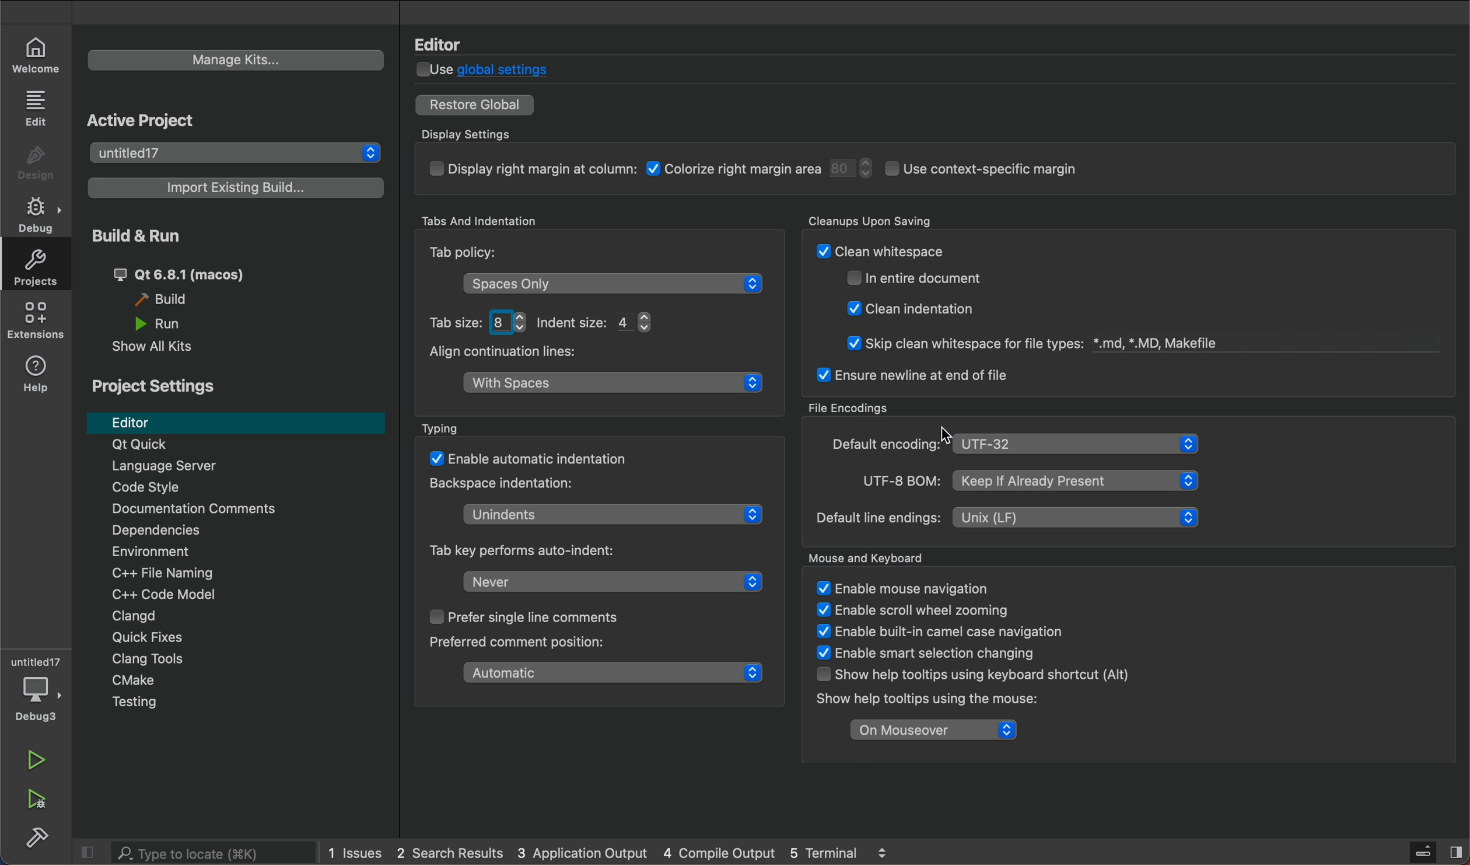 Image resolution: width=1470 pixels, height=865 pixels. I want to click on Qt Quick, so click(233, 445).